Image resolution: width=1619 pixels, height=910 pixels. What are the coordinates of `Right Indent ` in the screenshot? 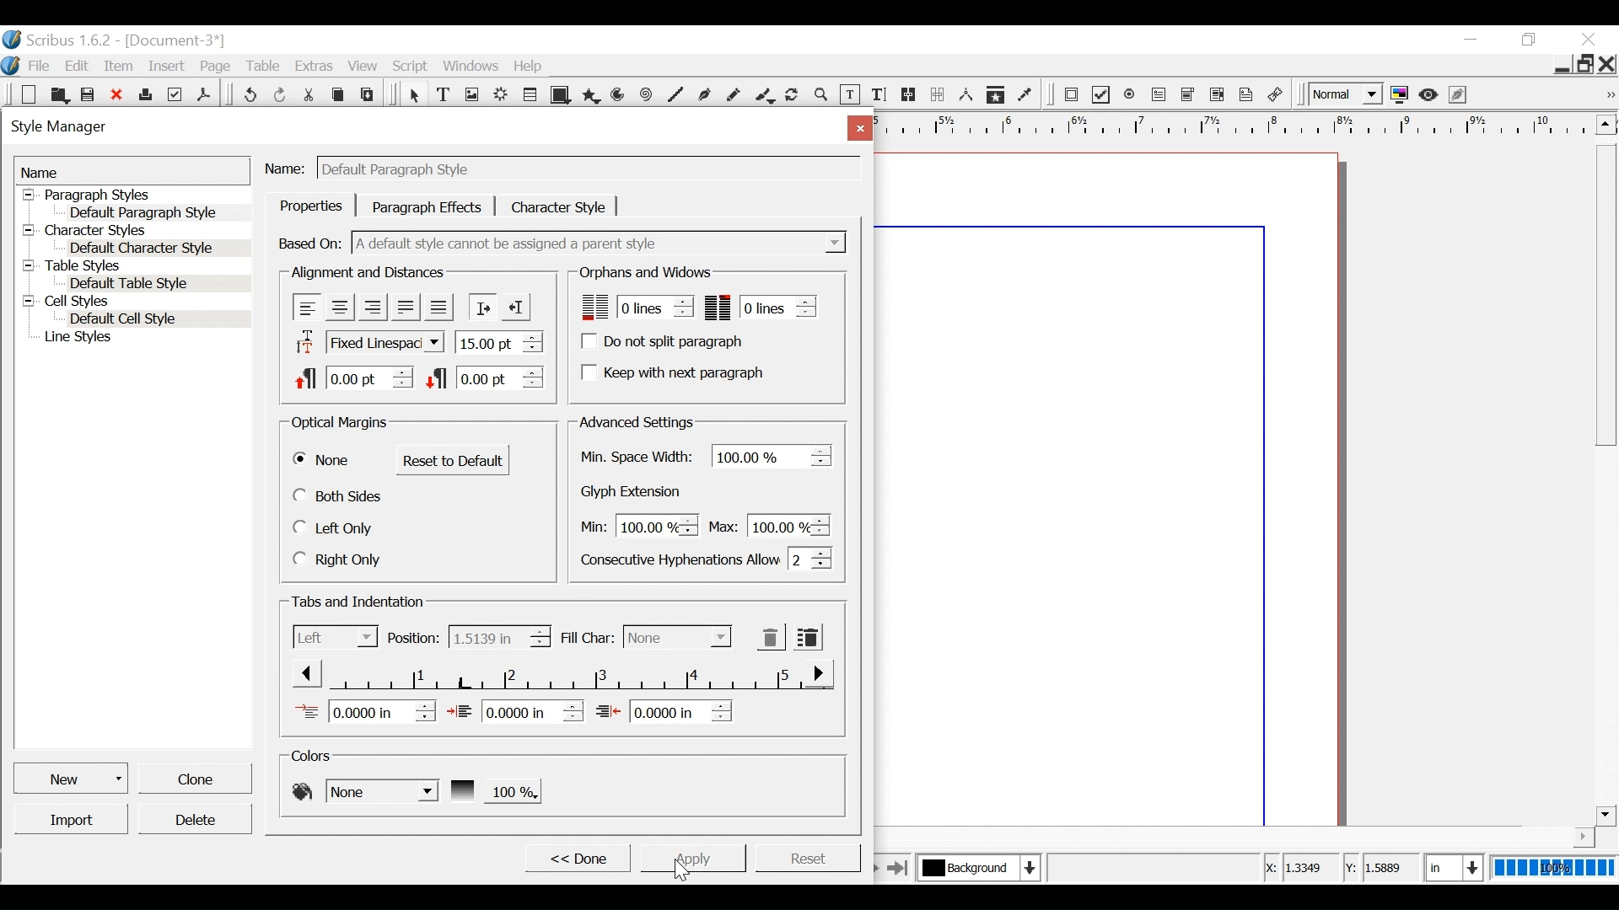 It's located at (664, 710).